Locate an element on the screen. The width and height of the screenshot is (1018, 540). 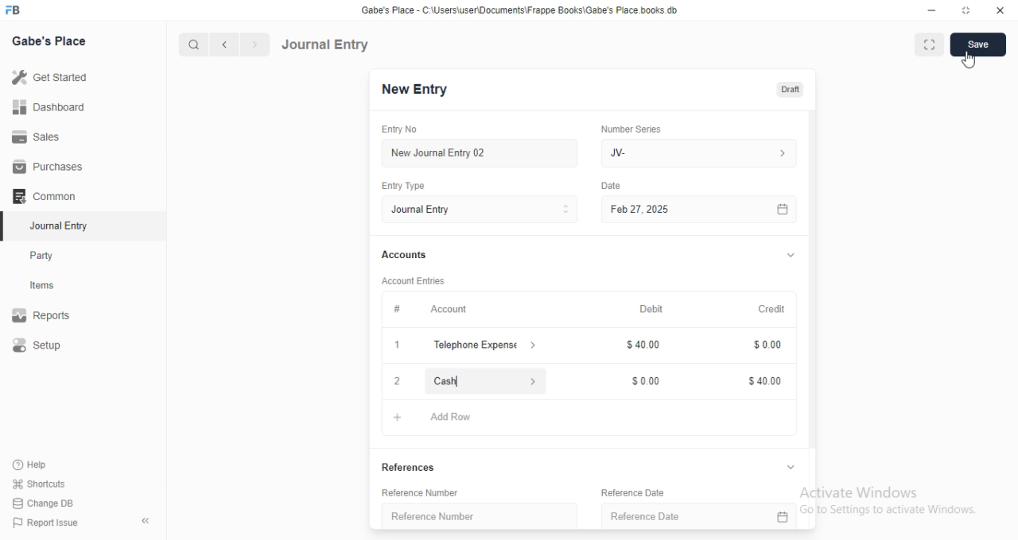
Full screen is located at coordinates (964, 10).